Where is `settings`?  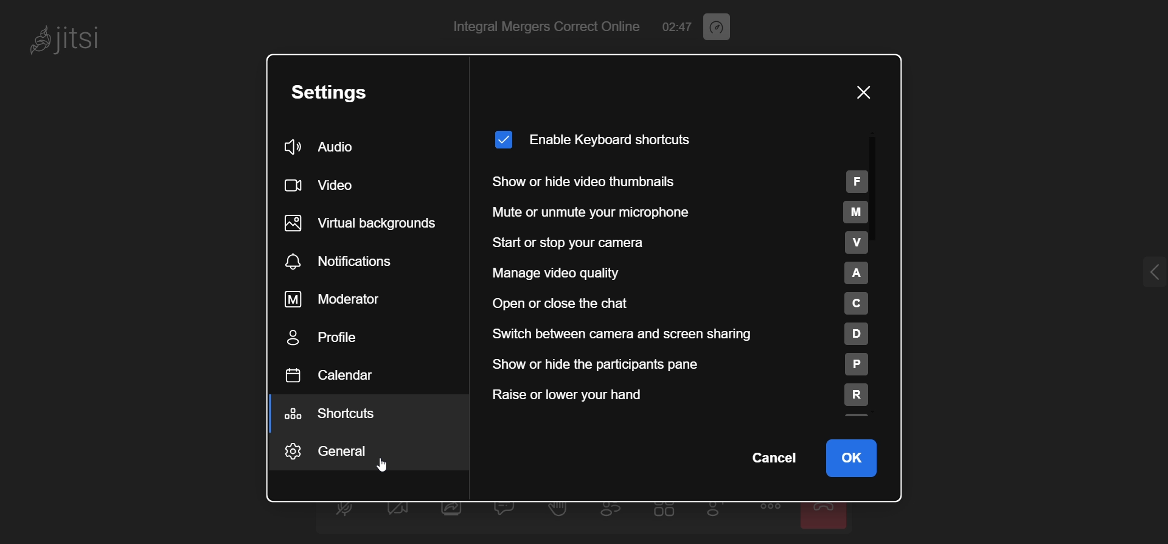 settings is located at coordinates (342, 90).